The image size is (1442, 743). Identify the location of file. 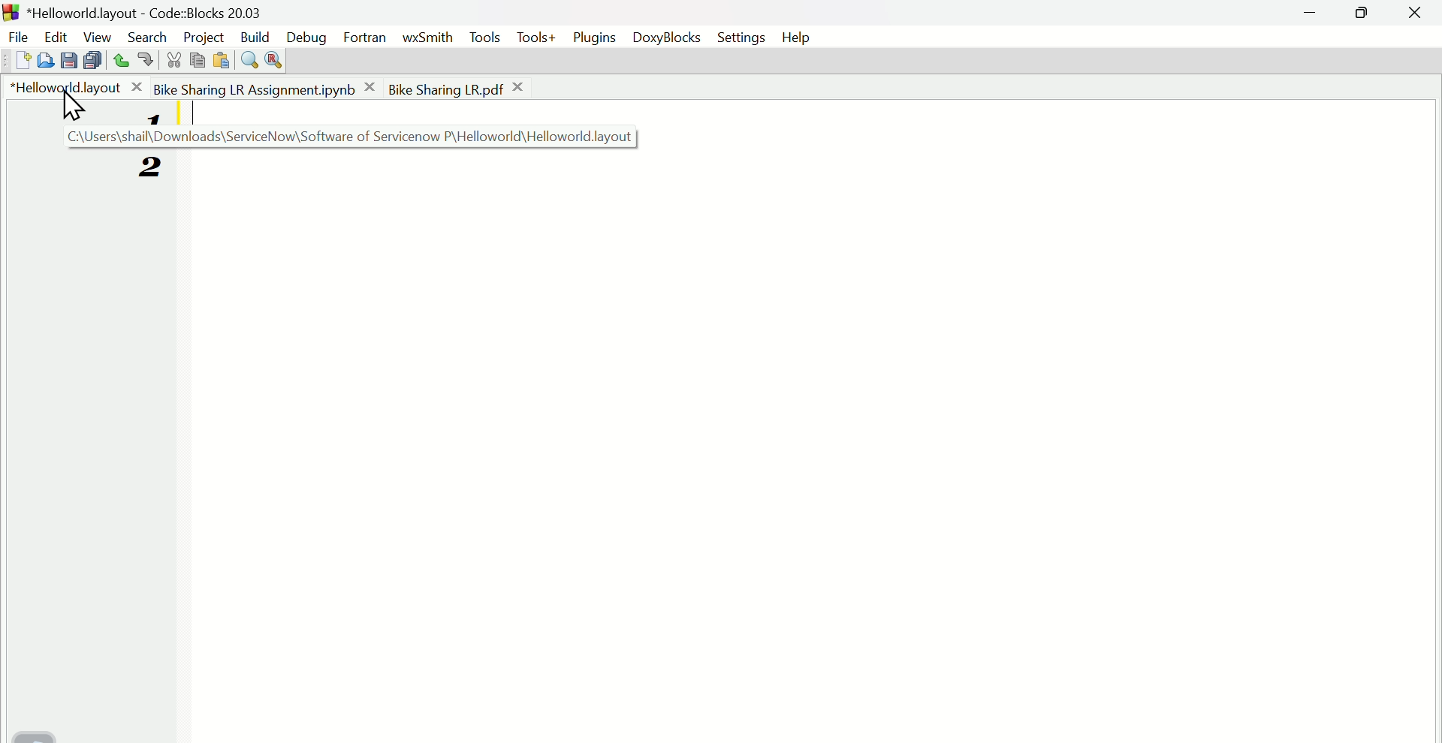
(17, 35).